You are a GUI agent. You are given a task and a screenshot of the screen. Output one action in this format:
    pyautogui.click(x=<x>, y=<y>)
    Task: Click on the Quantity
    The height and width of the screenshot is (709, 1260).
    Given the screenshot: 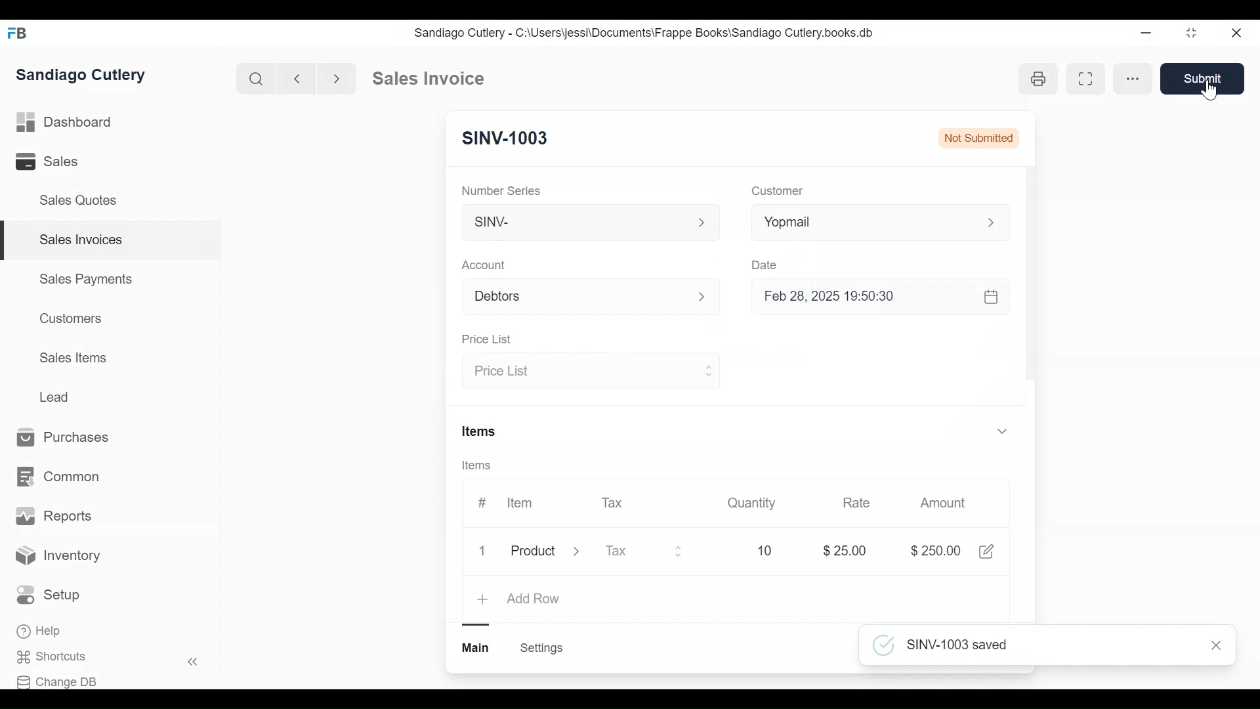 What is the action you would take?
    pyautogui.click(x=753, y=503)
    